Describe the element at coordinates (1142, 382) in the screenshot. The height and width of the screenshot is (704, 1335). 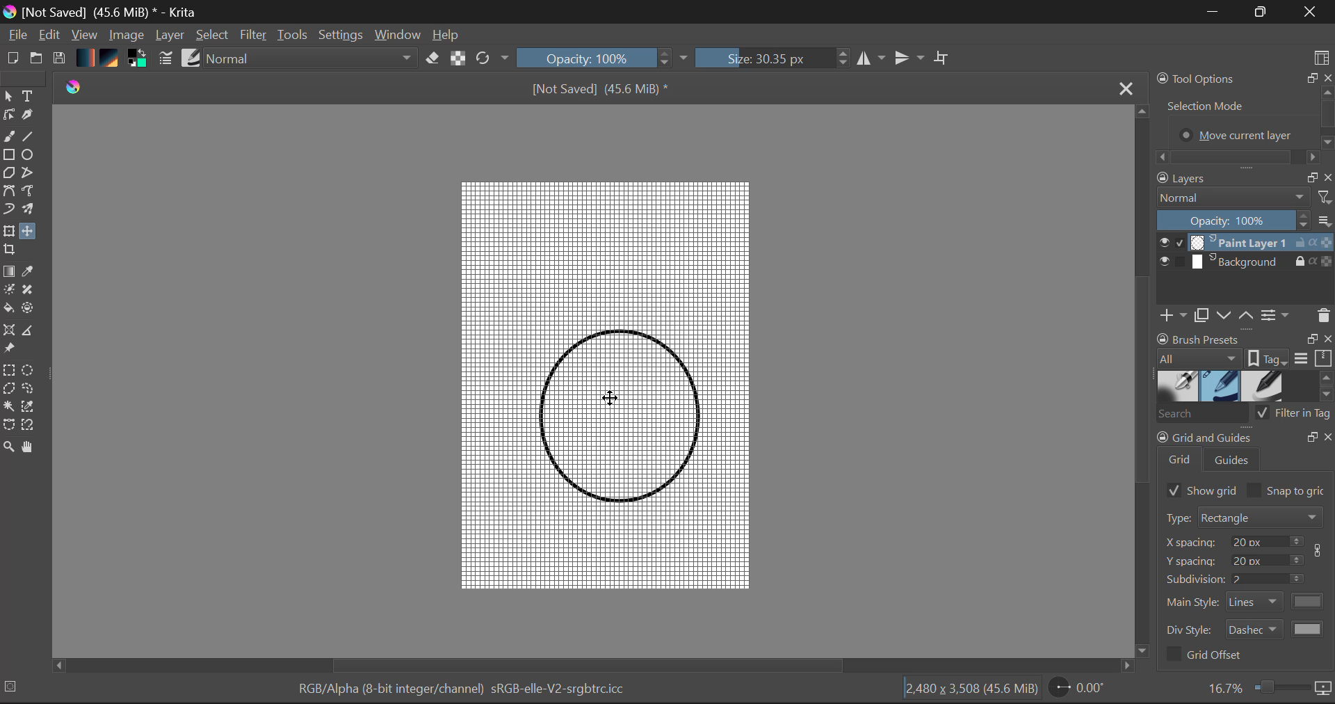
I see `Scroll Bar` at that location.